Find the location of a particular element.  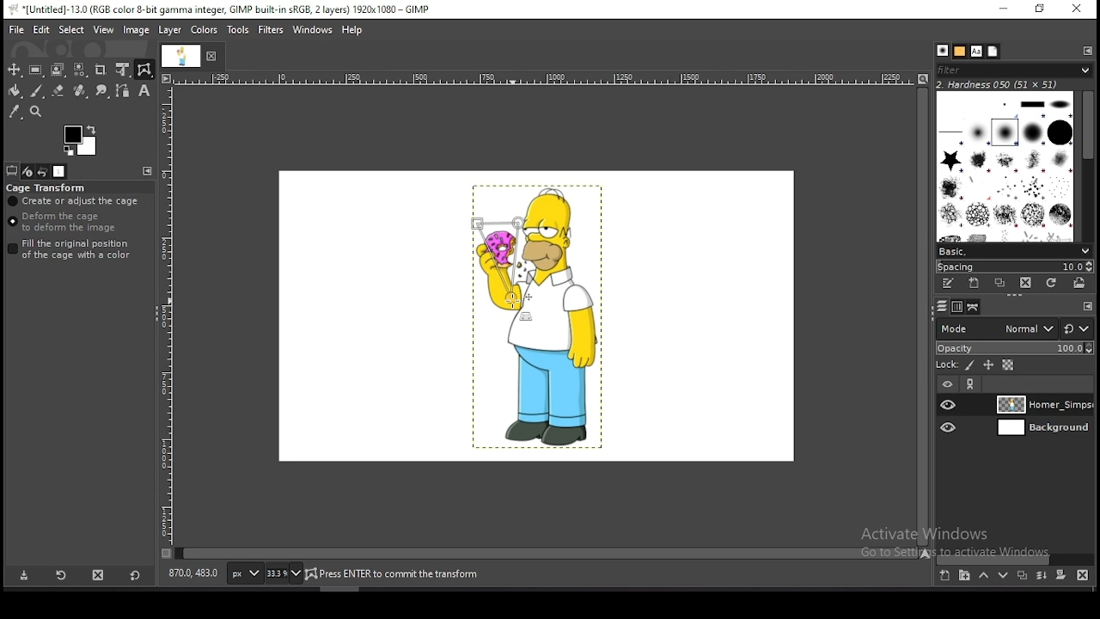

layers is located at coordinates (939, 306).